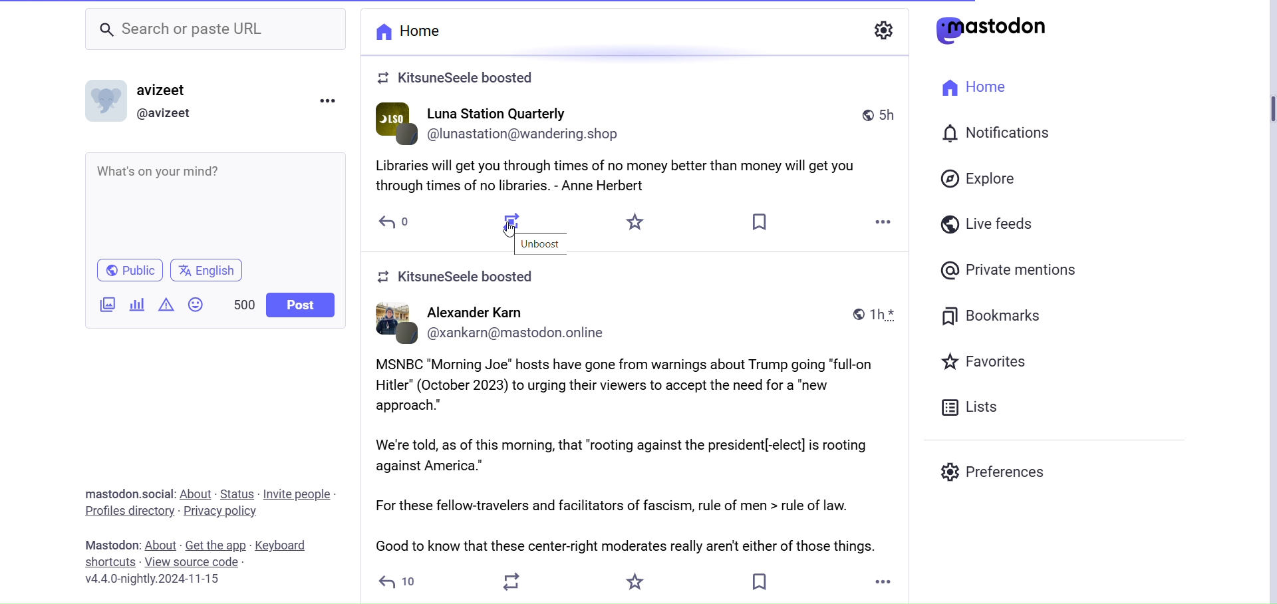  I want to click on Notification, so click(1010, 133).